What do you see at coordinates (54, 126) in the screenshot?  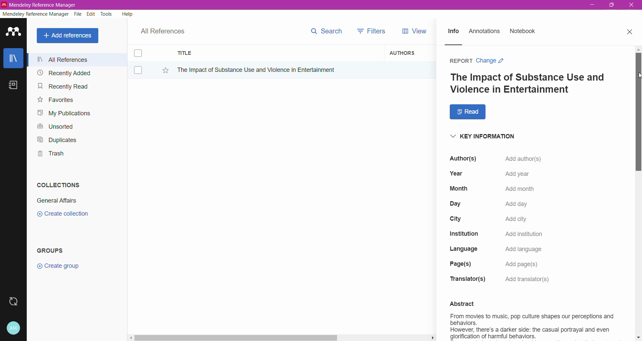 I see `Unsorted` at bounding box center [54, 126].